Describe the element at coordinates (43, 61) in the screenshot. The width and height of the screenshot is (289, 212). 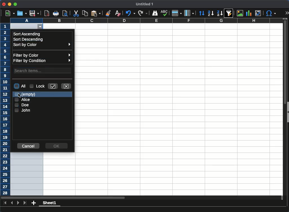
I see `filter by condition` at that location.